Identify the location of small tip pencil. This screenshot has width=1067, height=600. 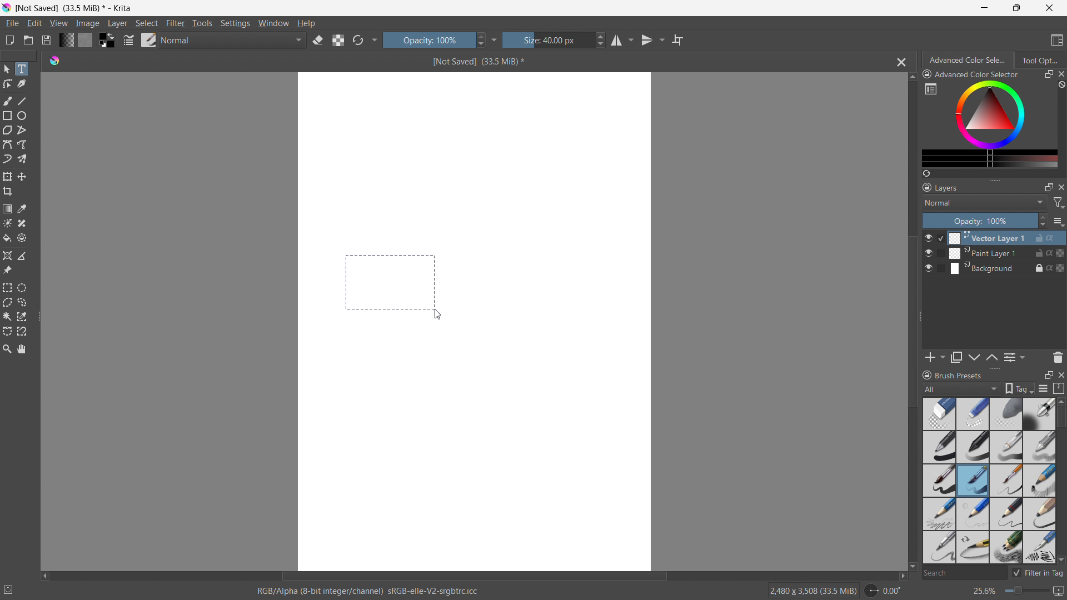
(973, 548).